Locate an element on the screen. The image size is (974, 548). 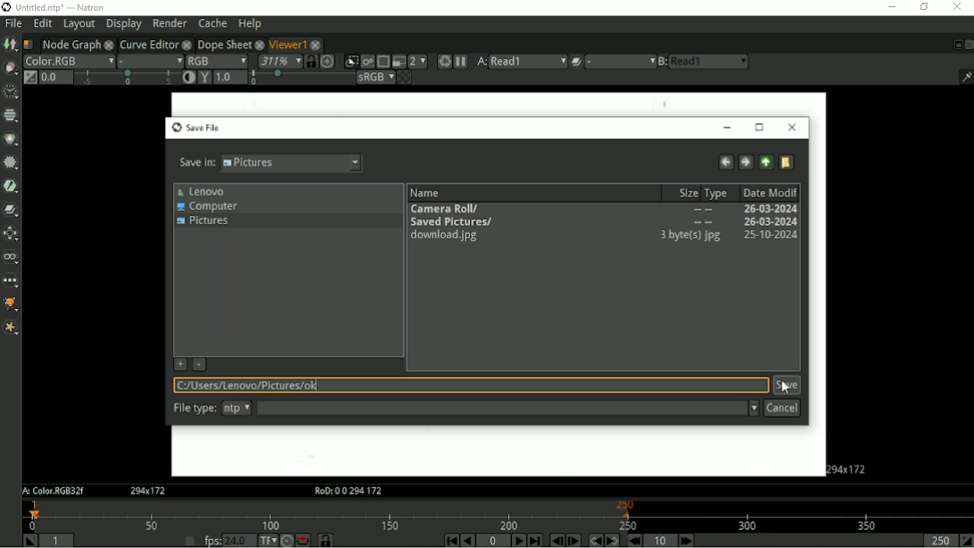
selection bar is located at coordinates (302, 78).